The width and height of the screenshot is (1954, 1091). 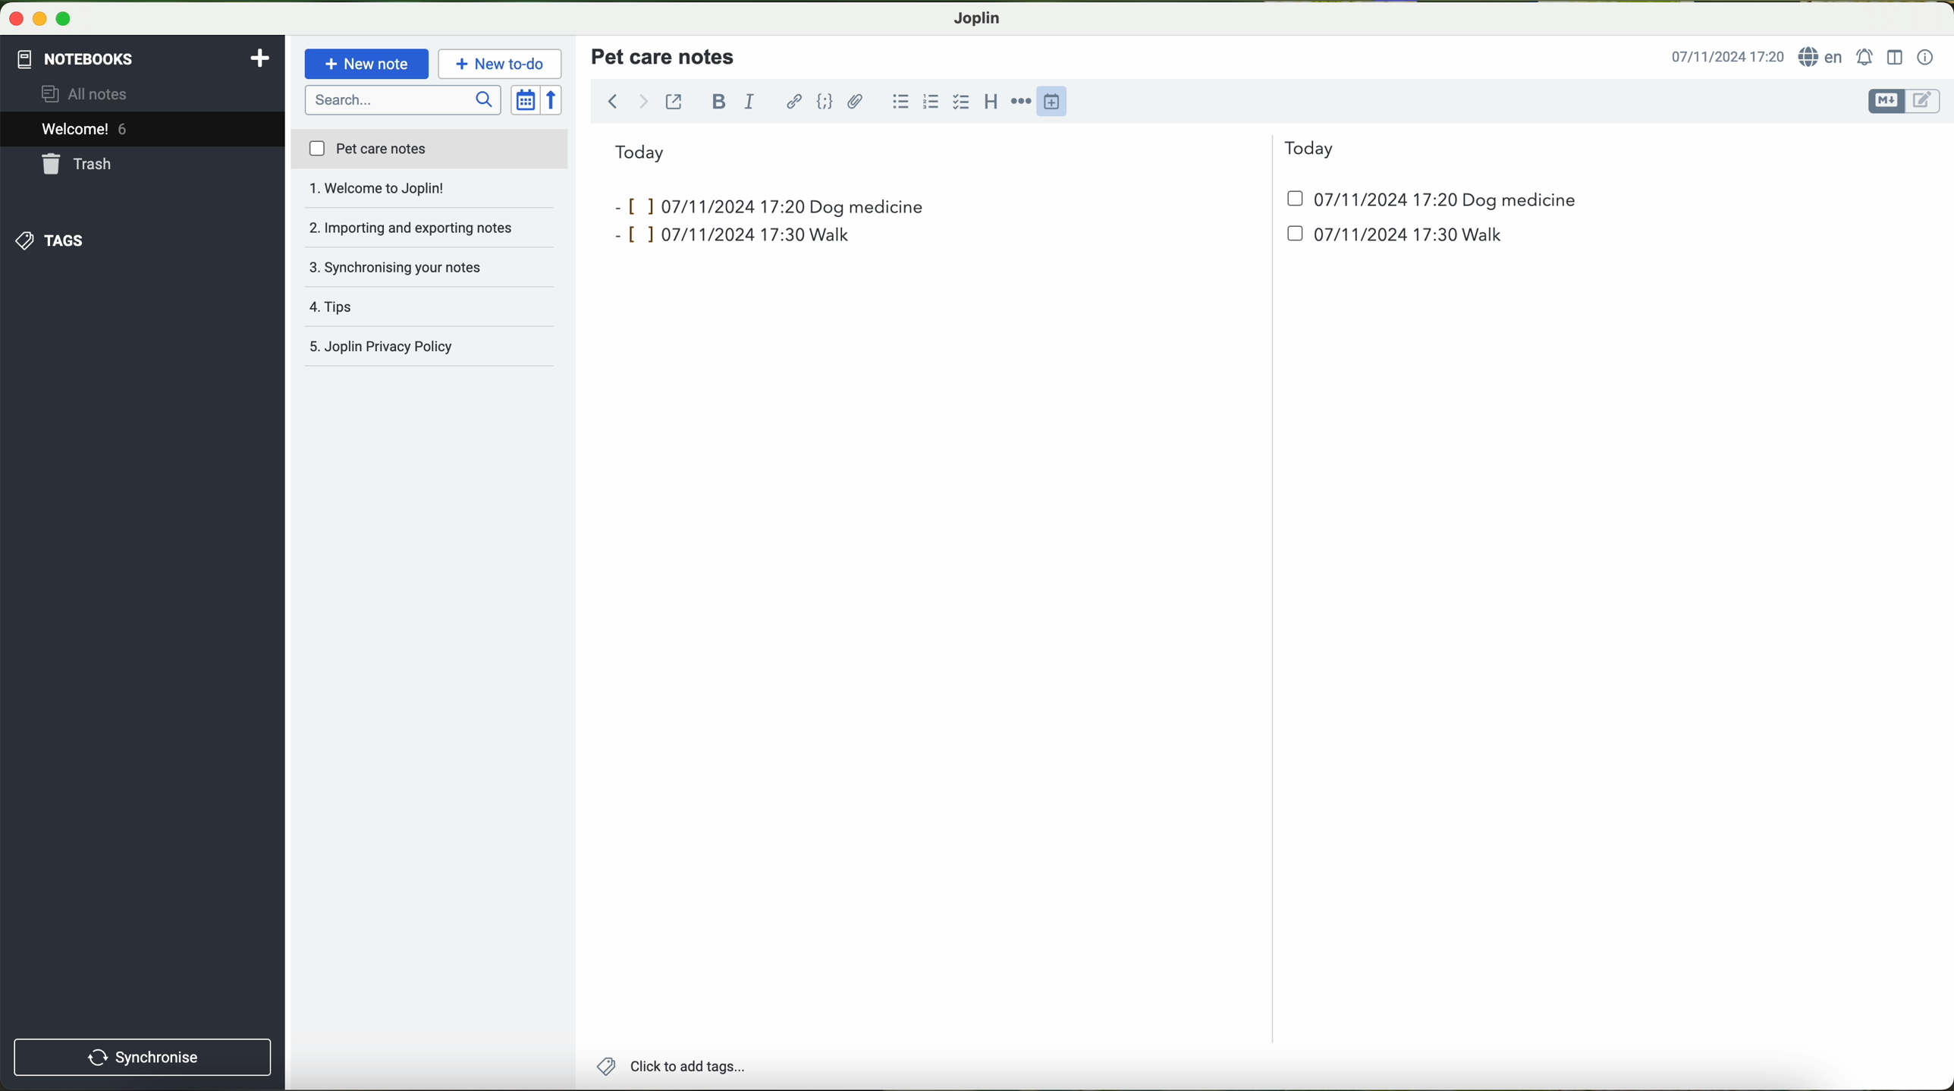 What do you see at coordinates (674, 101) in the screenshot?
I see `toggle external editing` at bounding box center [674, 101].